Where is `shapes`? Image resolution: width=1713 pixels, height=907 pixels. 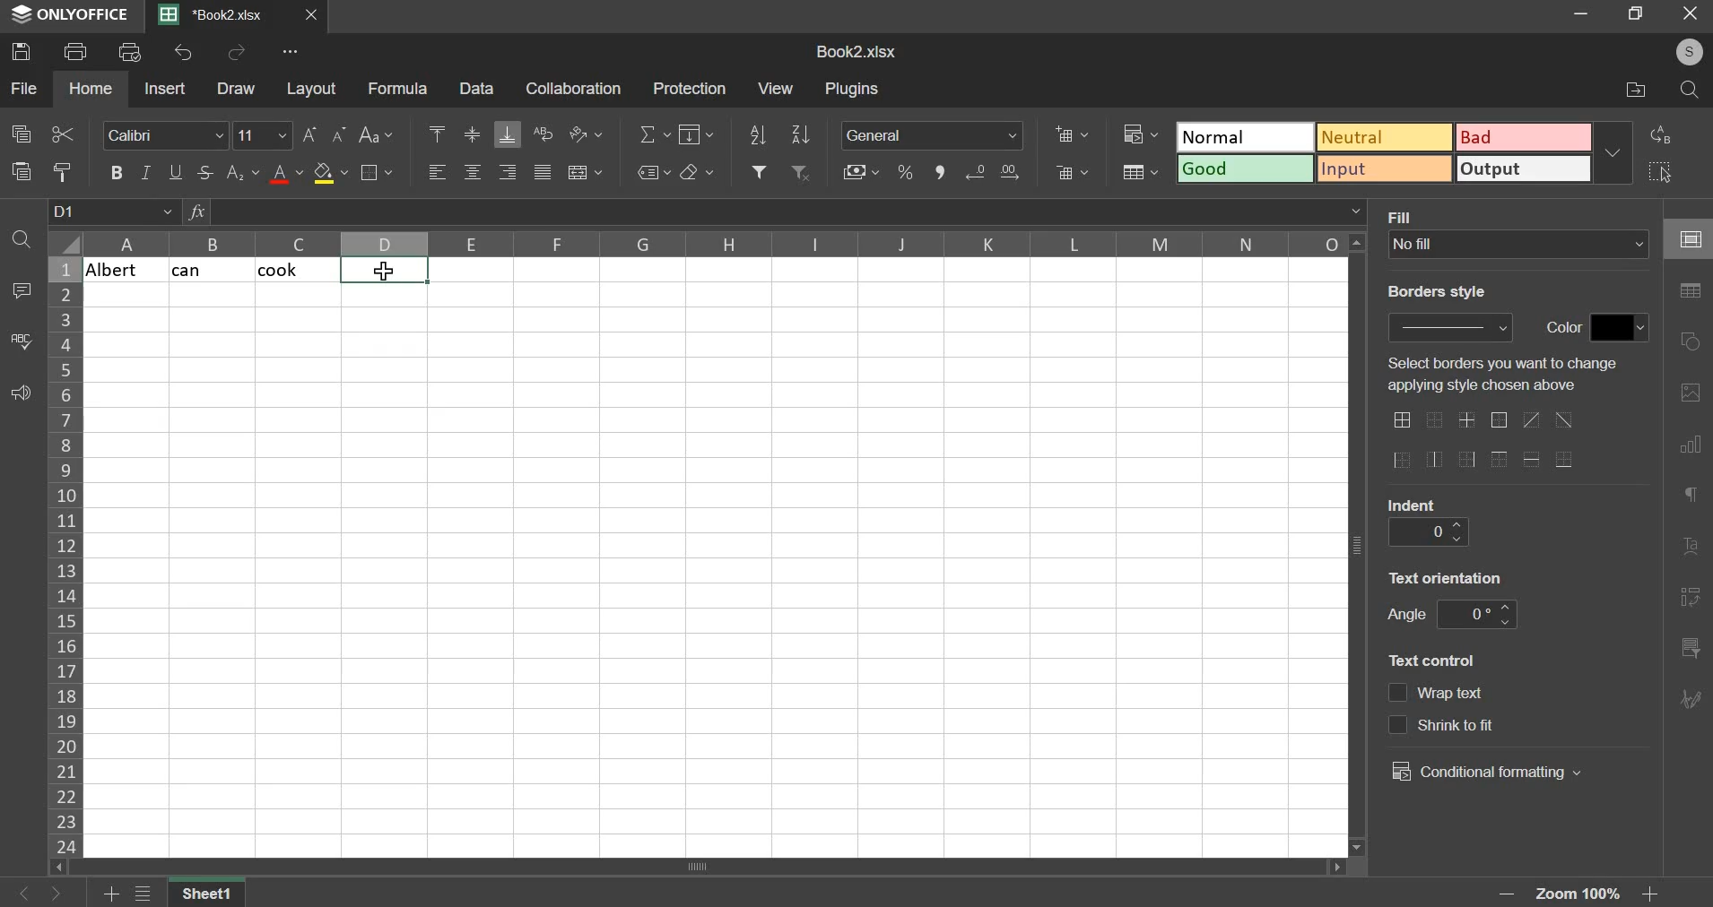 shapes is located at coordinates (1693, 342).